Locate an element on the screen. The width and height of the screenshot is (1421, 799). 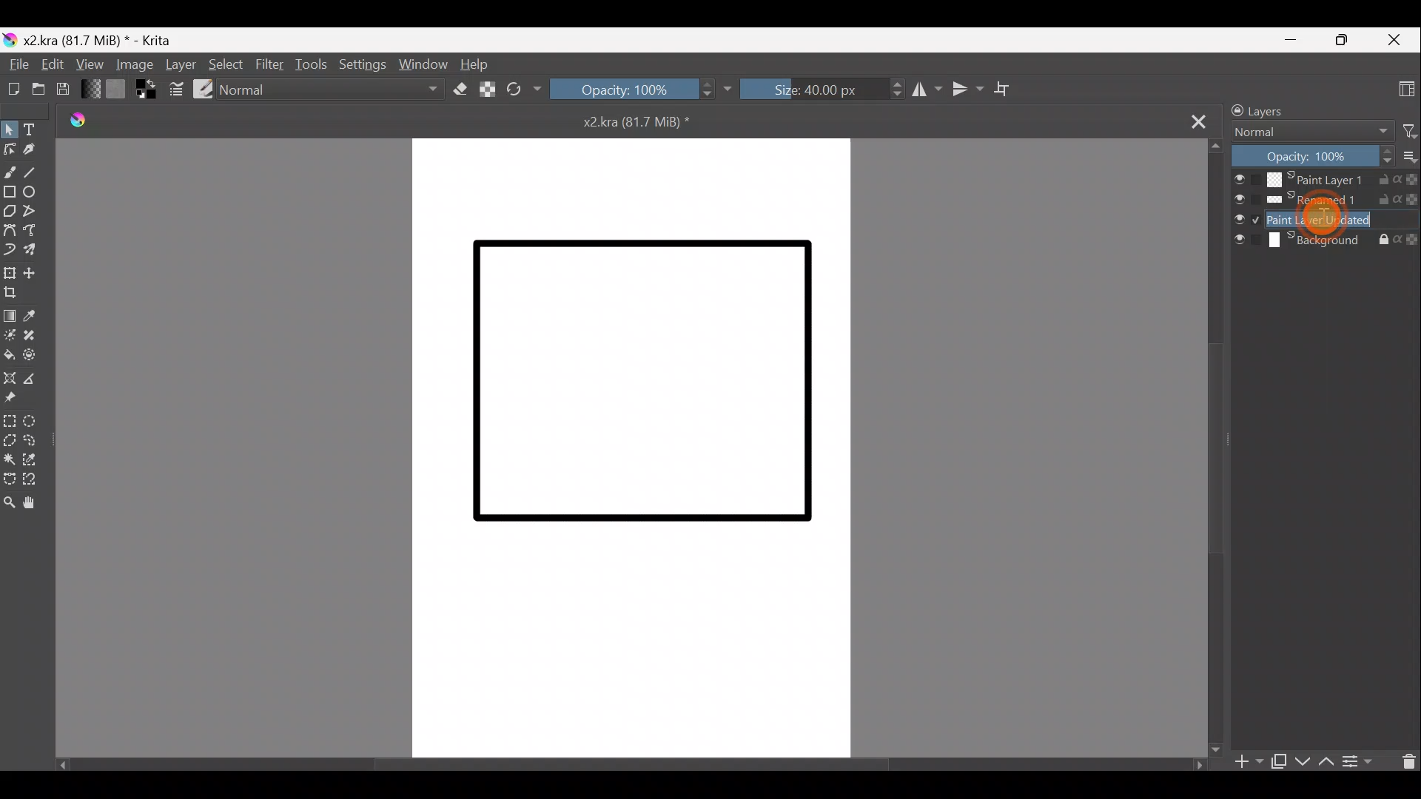
Settings is located at coordinates (360, 67).